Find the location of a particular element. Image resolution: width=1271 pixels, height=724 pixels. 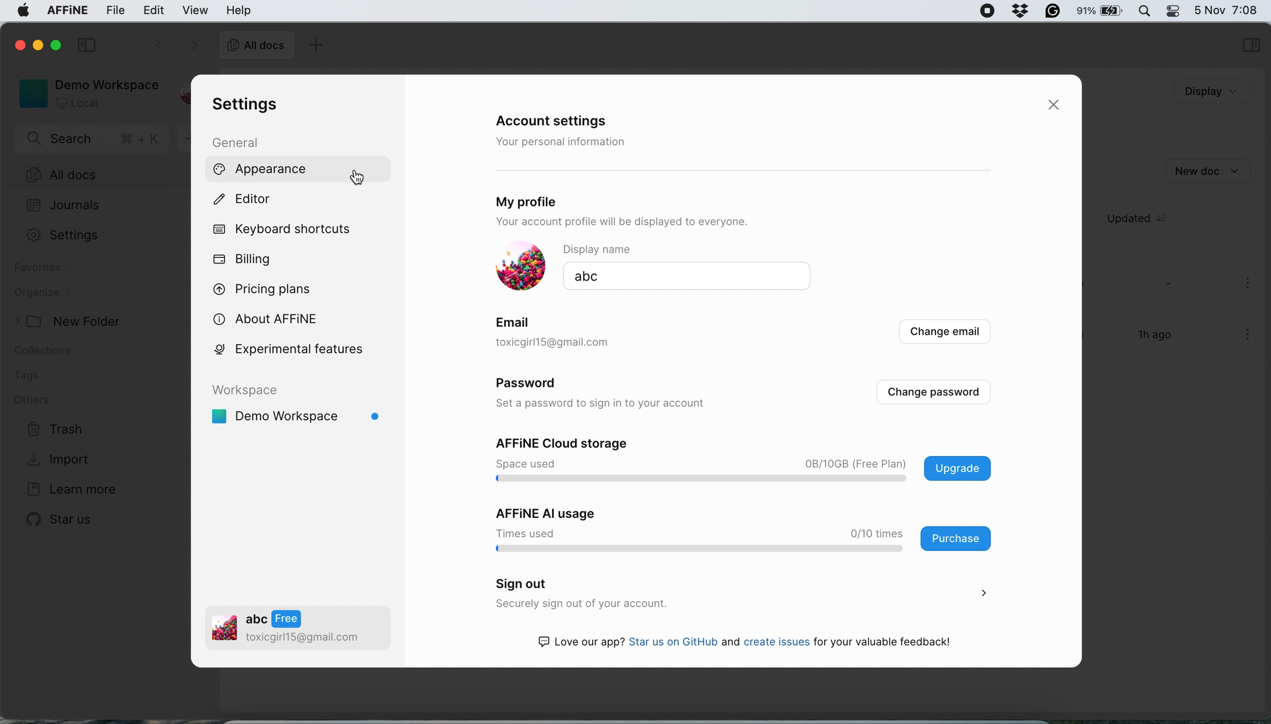

pricing plans is located at coordinates (264, 292).